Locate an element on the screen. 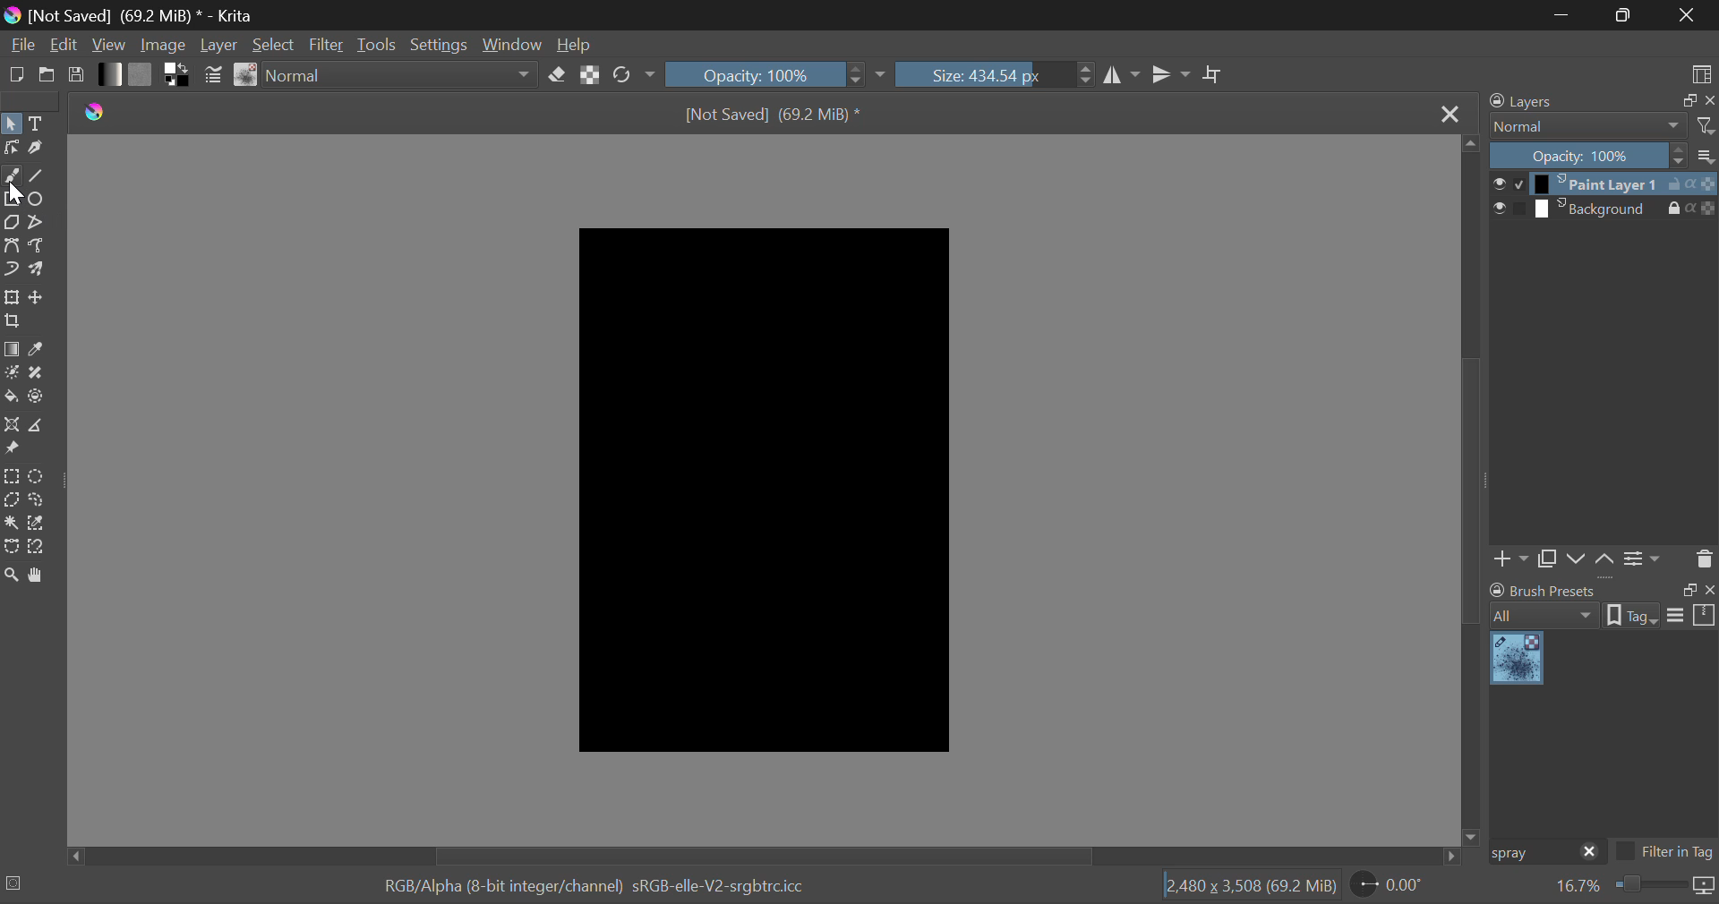  RGB/Alpha (8-bit integer/channel) sRGB-elle-V2-srgbtrcicc is located at coordinates (596, 887).